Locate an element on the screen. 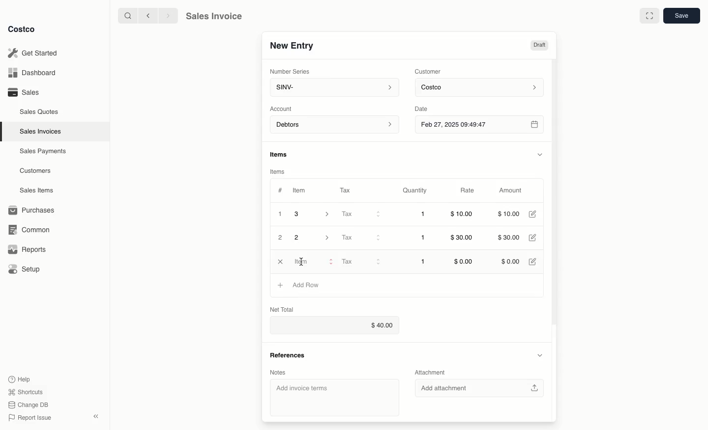 The height and width of the screenshot is (430, 708). Tax is located at coordinates (360, 238).